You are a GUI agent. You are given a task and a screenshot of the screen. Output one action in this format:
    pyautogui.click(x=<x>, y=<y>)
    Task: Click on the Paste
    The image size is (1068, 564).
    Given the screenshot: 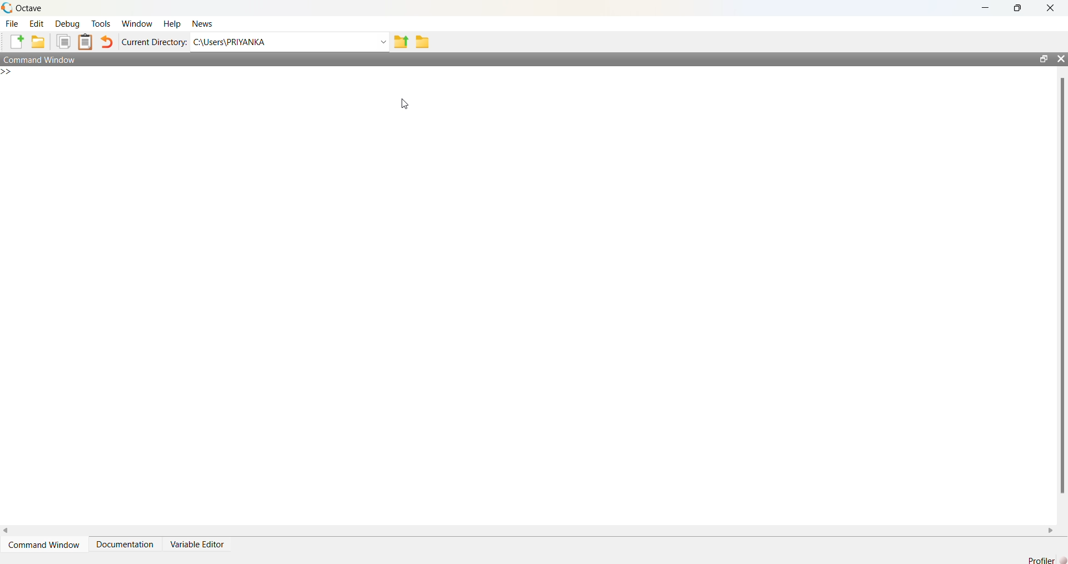 What is the action you would take?
    pyautogui.click(x=85, y=42)
    